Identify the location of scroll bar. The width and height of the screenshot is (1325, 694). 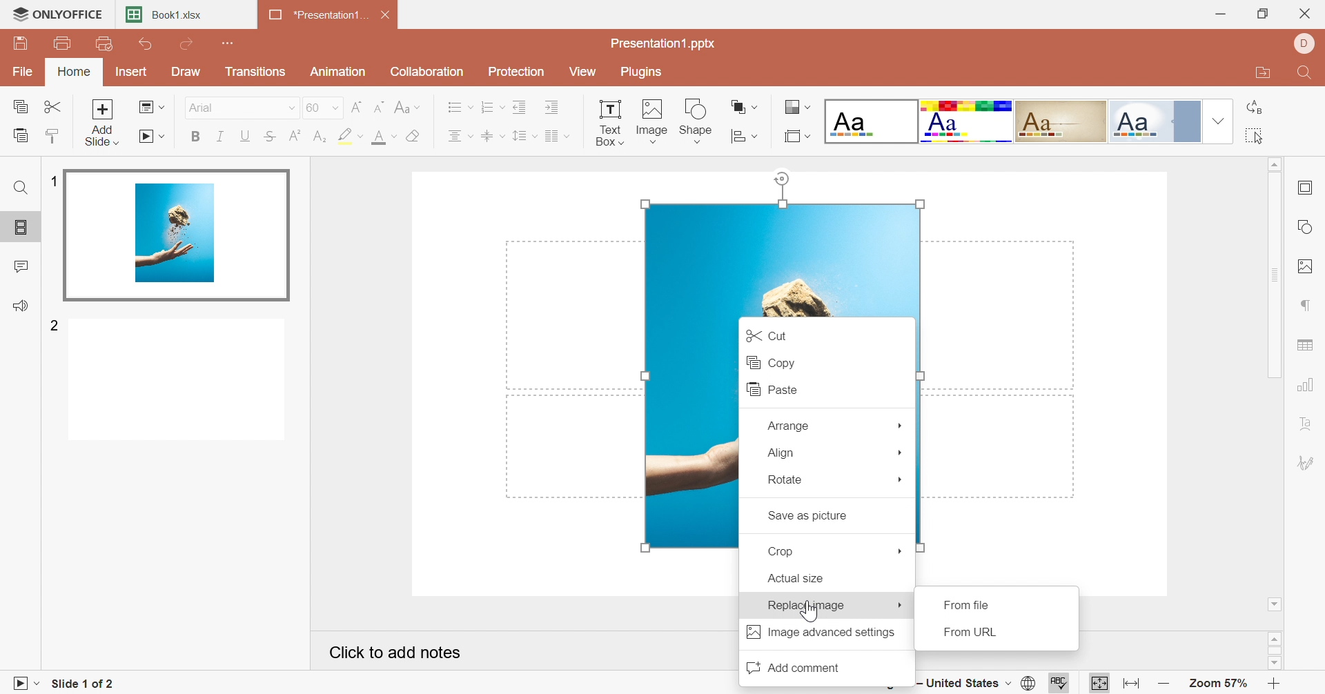
(1275, 651).